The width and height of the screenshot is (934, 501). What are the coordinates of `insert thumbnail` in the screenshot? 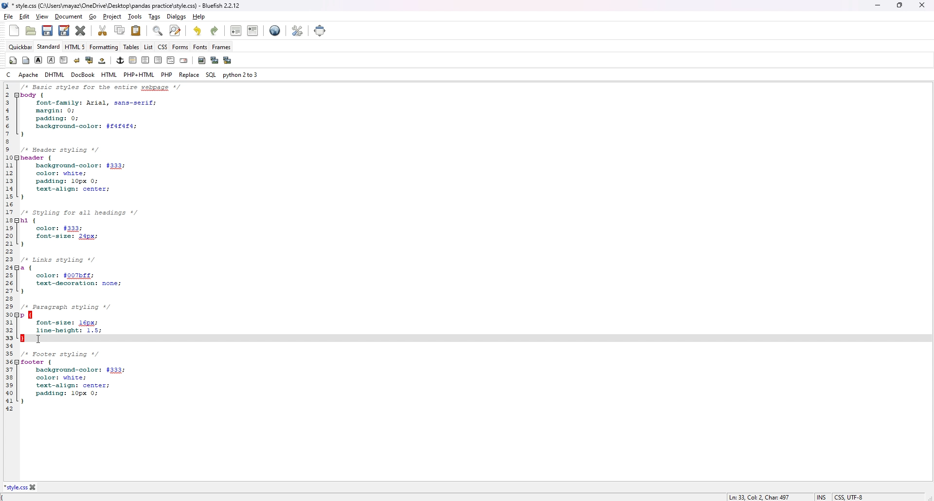 It's located at (215, 61).